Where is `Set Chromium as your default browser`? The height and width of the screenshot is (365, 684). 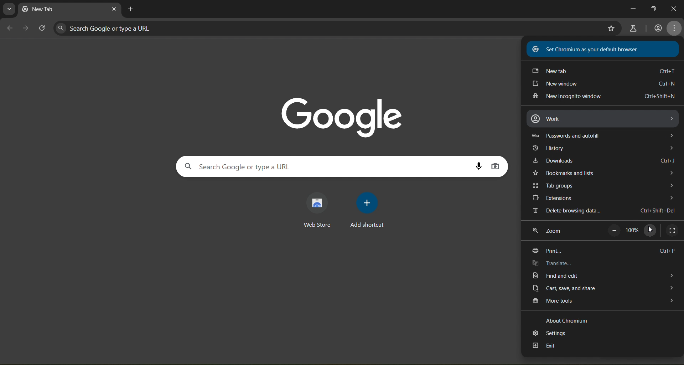 Set Chromium as your default browser is located at coordinates (603, 48).